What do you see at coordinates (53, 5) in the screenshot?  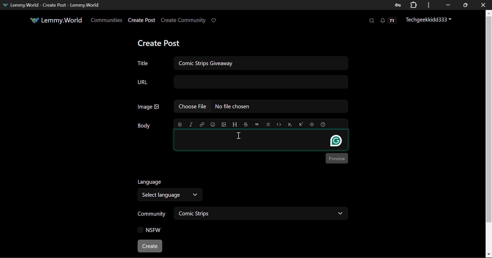 I see `Lemmy.World- Create Post - Lemmy.World` at bounding box center [53, 5].